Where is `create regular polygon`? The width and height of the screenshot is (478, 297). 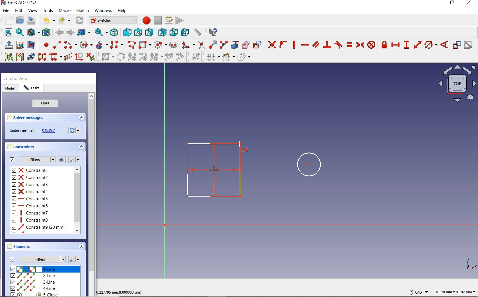 create regular polygon is located at coordinates (160, 44).